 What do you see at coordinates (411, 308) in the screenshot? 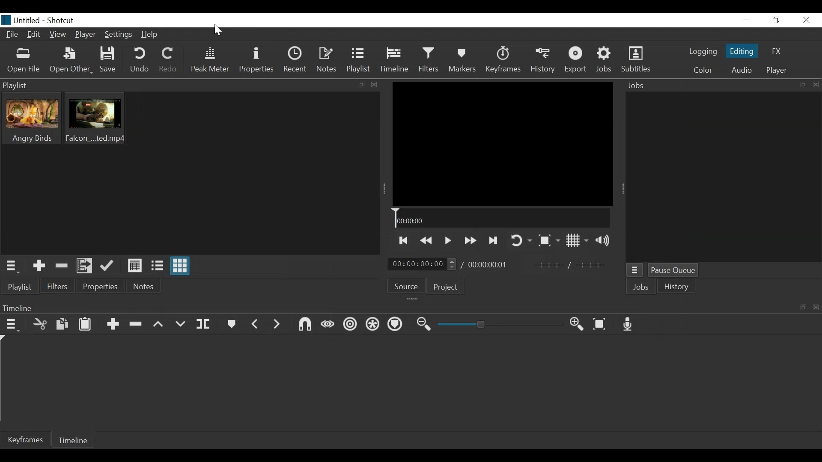
I see `Timeline Panel` at bounding box center [411, 308].